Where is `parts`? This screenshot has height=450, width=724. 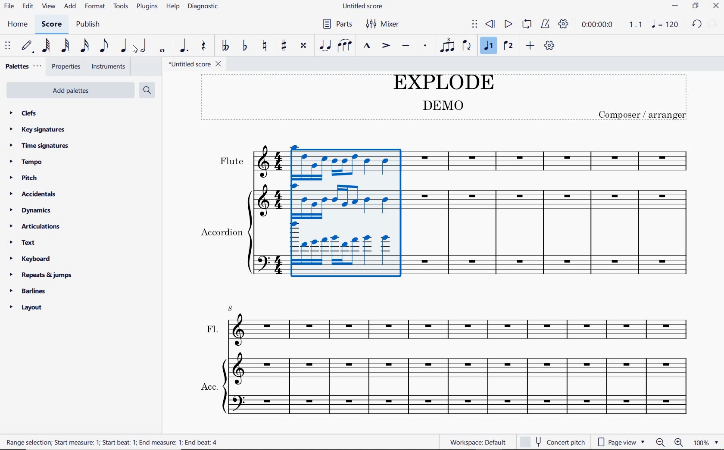
parts is located at coordinates (336, 23).